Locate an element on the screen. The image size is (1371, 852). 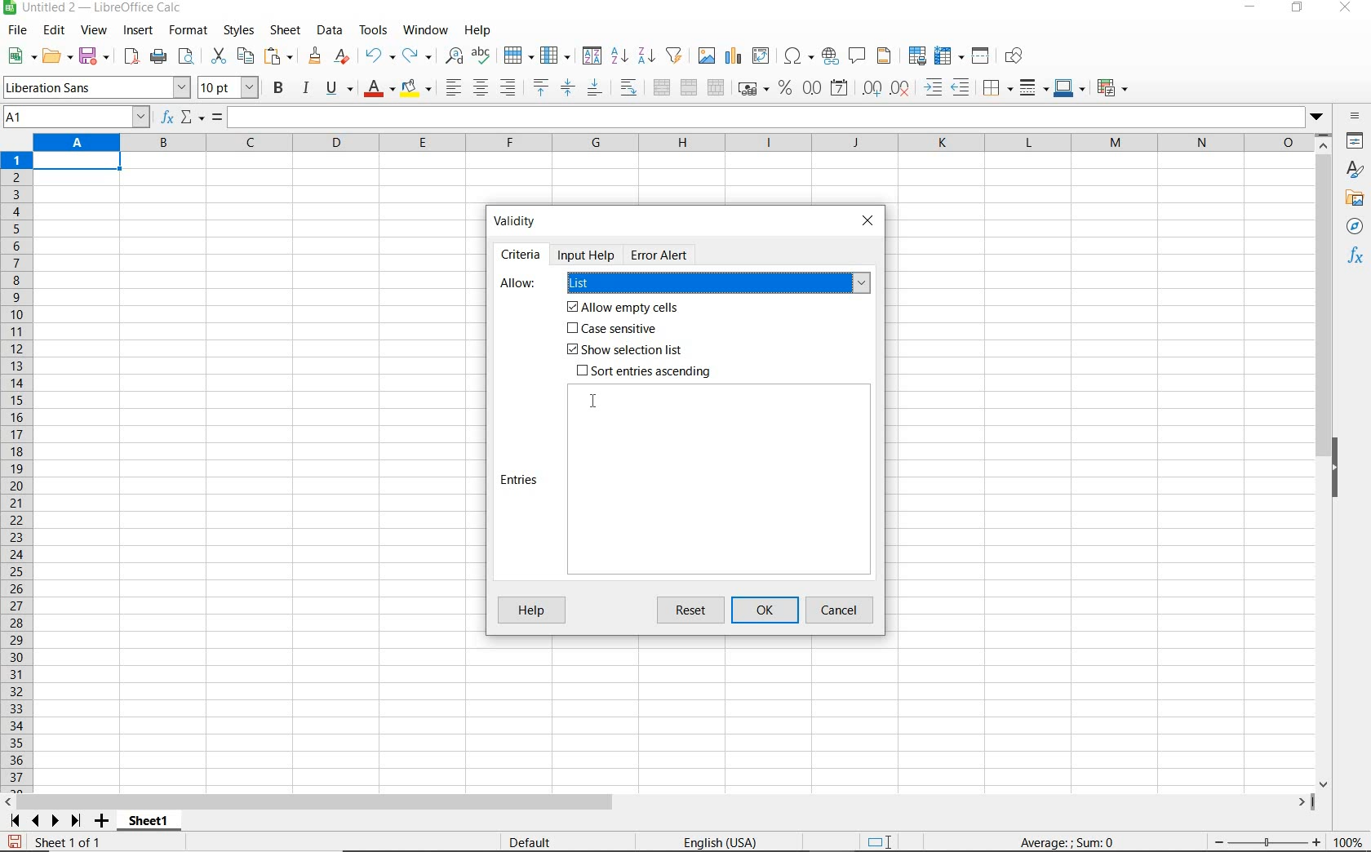
Validity is located at coordinates (516, 220).